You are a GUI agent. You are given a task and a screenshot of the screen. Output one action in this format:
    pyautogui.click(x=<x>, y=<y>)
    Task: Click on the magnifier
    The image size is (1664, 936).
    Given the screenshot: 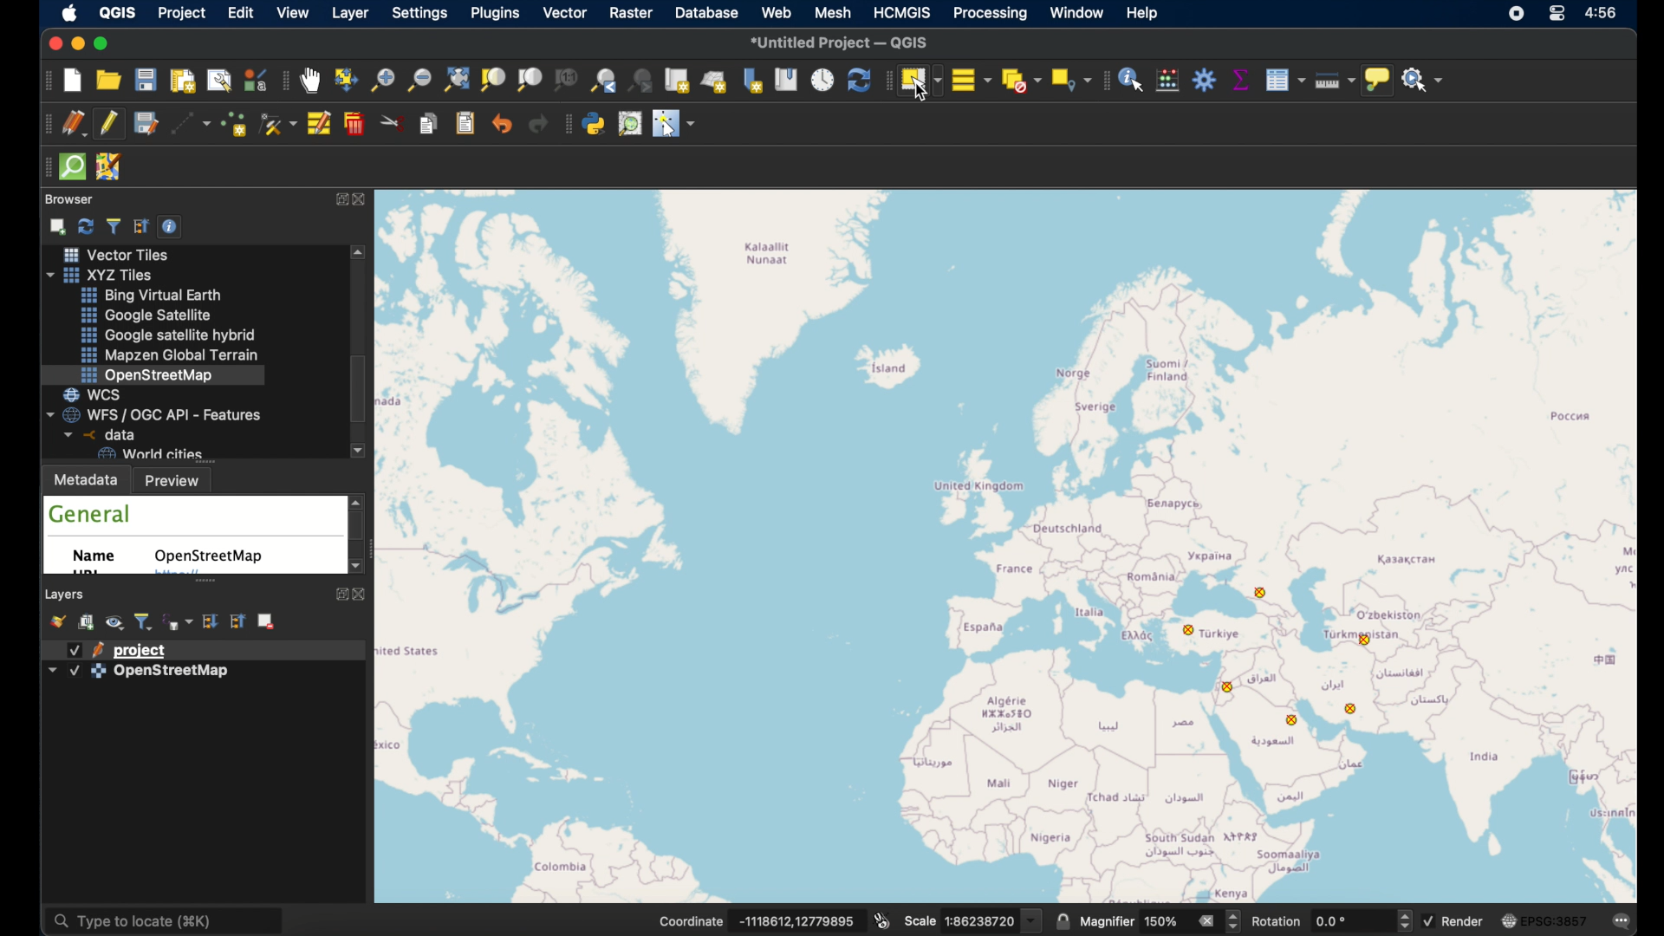 What is the action you would take?
    pyautogui.click(x=1107, y=921)
    